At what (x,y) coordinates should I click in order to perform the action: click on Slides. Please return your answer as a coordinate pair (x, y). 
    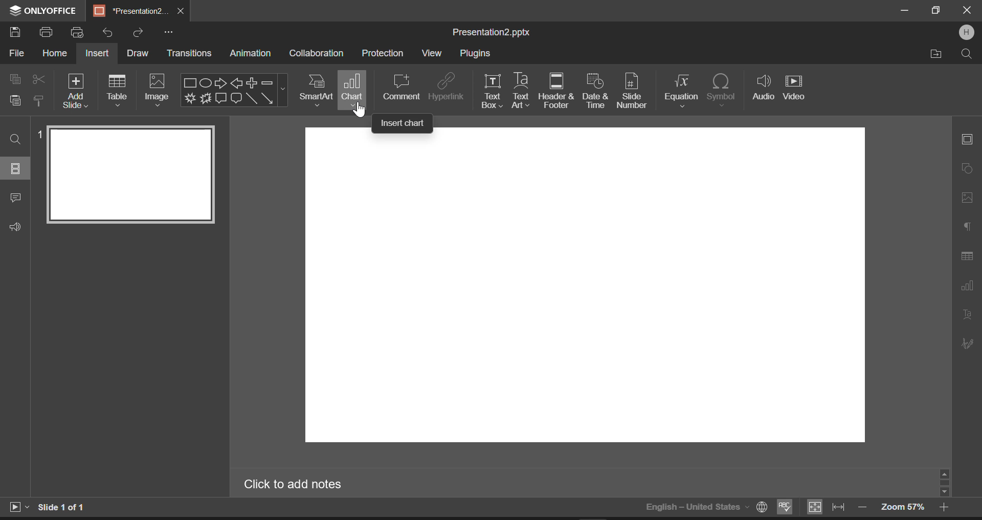
    Looking at the image, I should click on (16, 168).